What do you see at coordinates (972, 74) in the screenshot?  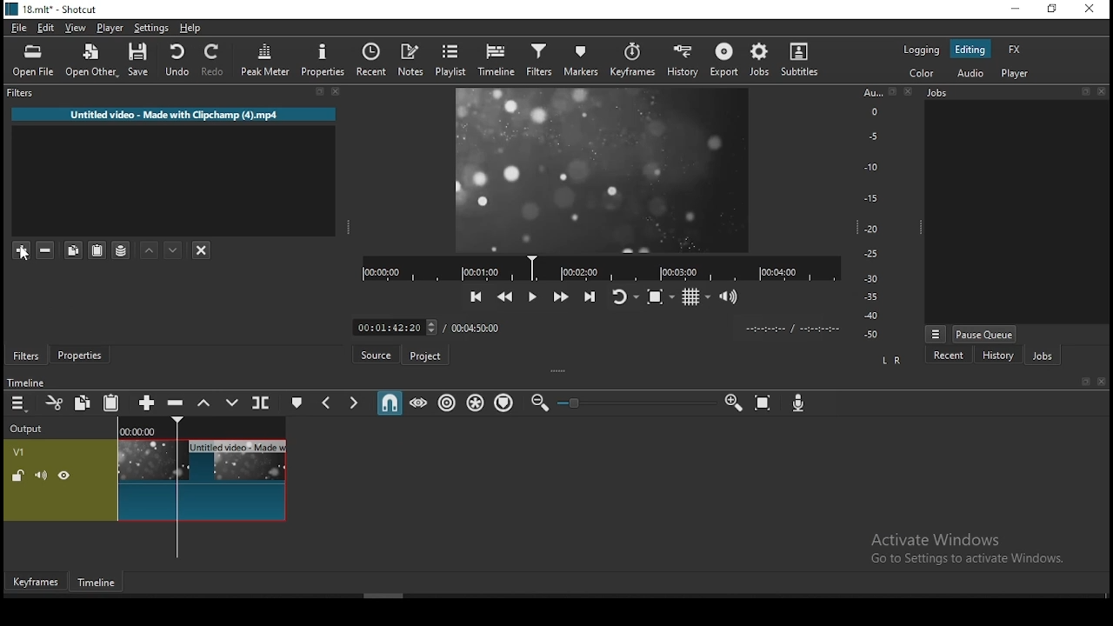 I see `audio` at bounding box center [972, 74].